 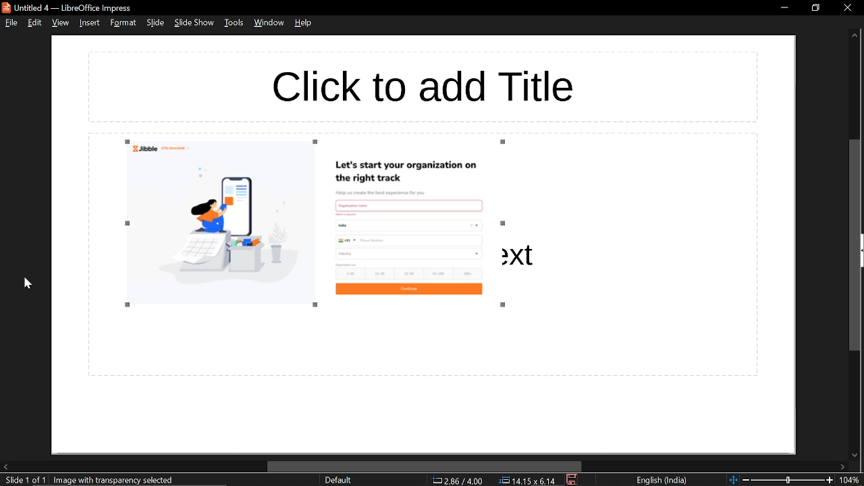 I want to click on restore down, so click(x=815, y=7).